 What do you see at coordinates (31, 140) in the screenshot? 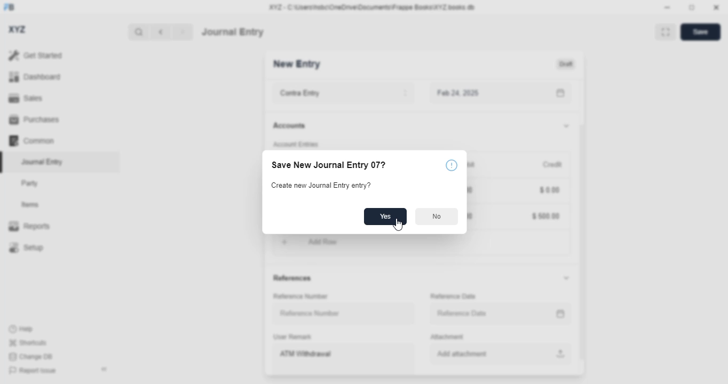
I see `common` at bounding box center [31, 140].